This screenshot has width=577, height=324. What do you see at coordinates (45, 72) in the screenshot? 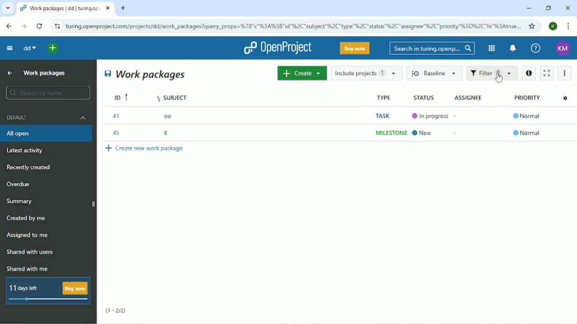
I see `Work packages` at bounding box center [45, 72].